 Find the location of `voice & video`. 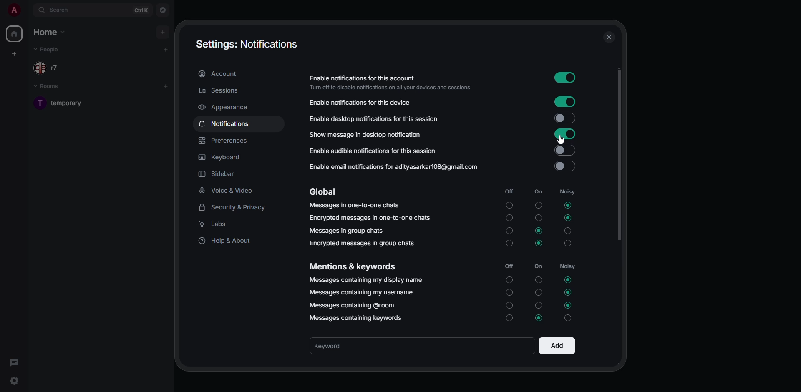

voice & video is located at coordinates (228, 189).